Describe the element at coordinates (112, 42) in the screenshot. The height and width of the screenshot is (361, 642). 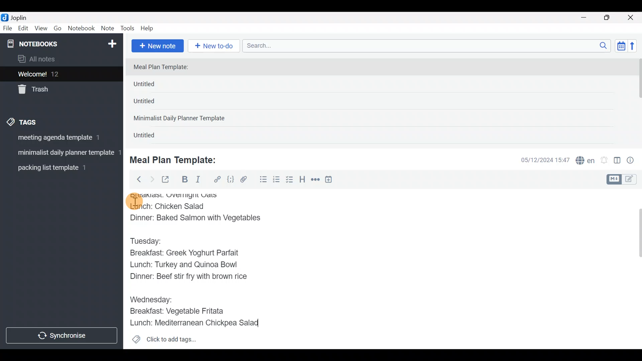
I see `New` at that location.